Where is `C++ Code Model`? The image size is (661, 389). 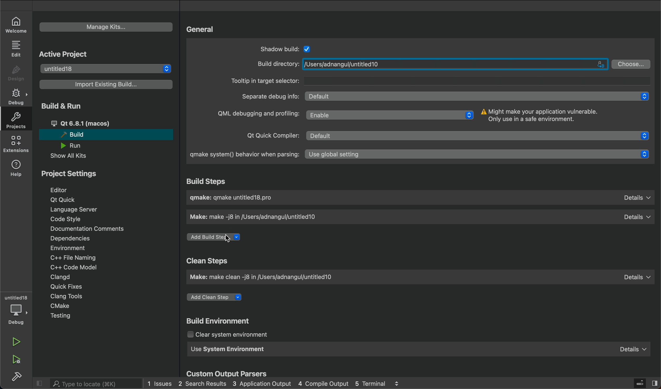
C++ Code Model is located at coordinates (74, 266).